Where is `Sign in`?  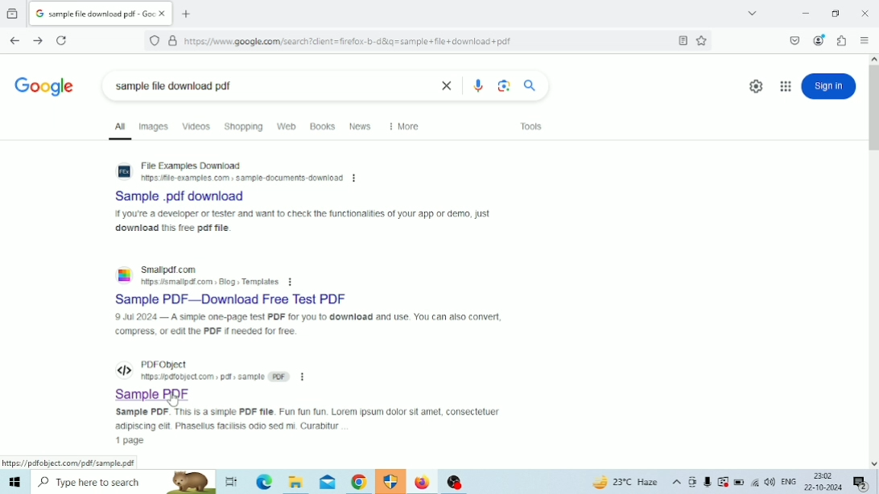
Sign in is located at coordinates (828, 86).